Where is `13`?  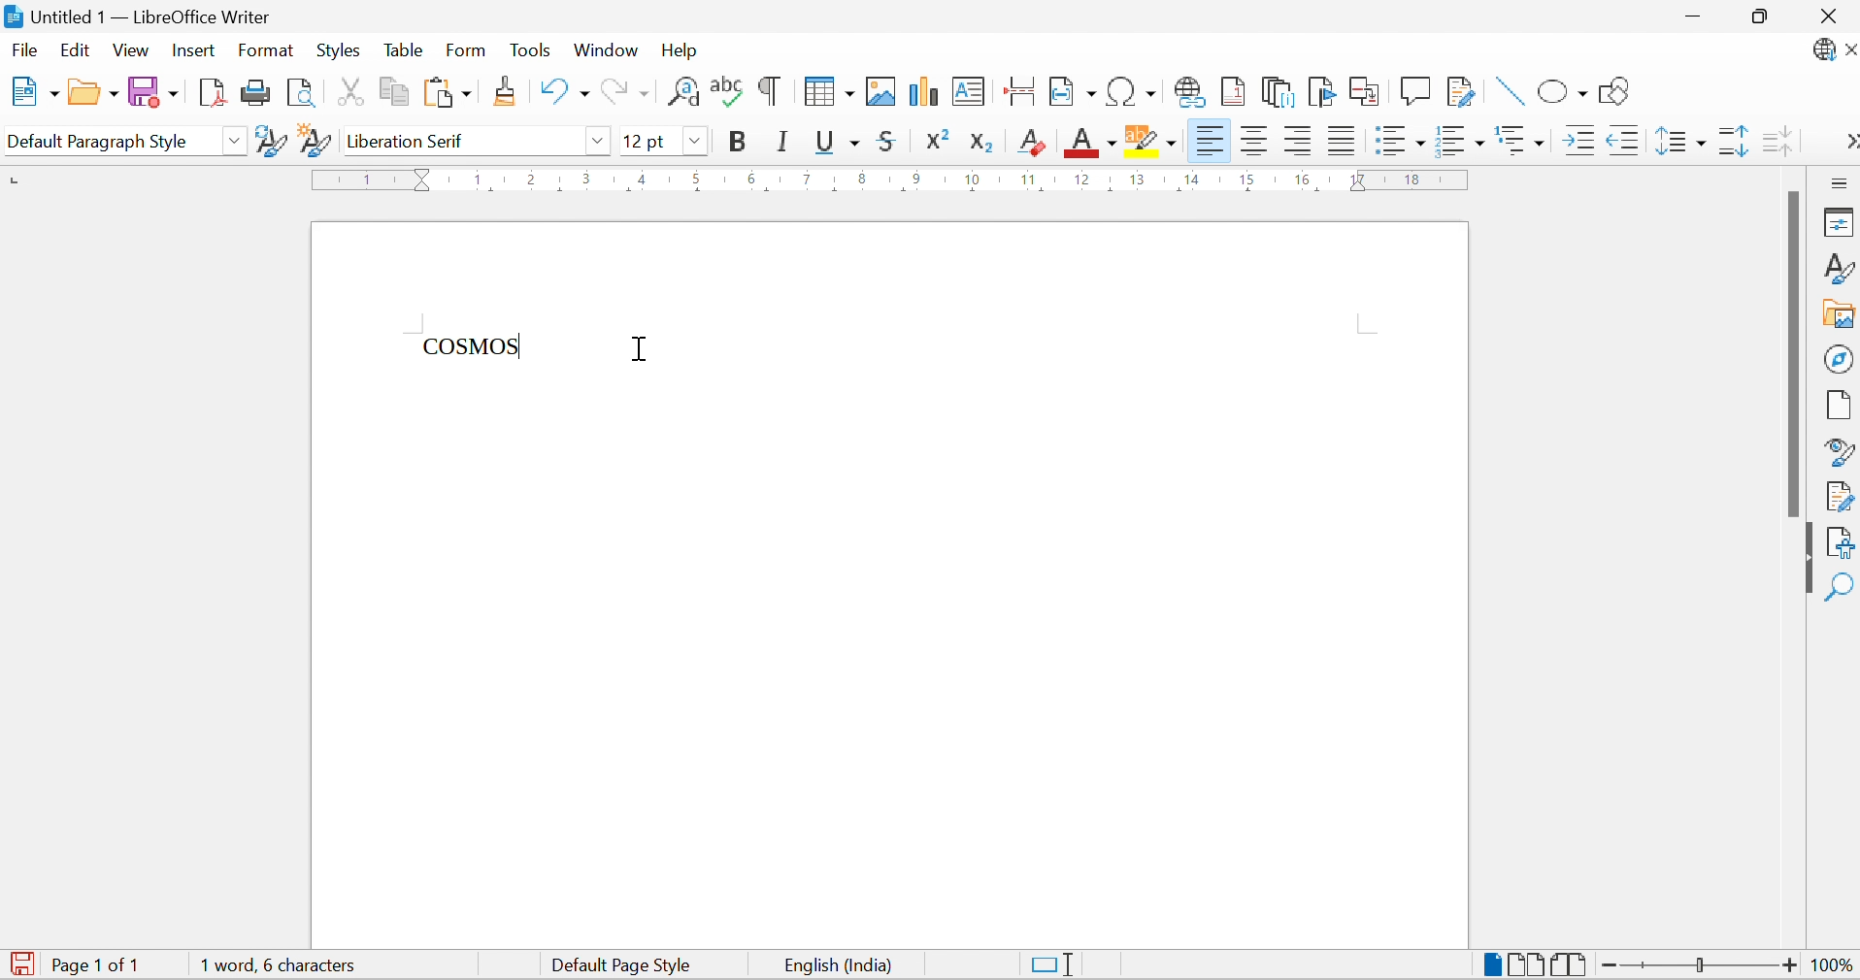 13 is located at coordinates (1137, 180).